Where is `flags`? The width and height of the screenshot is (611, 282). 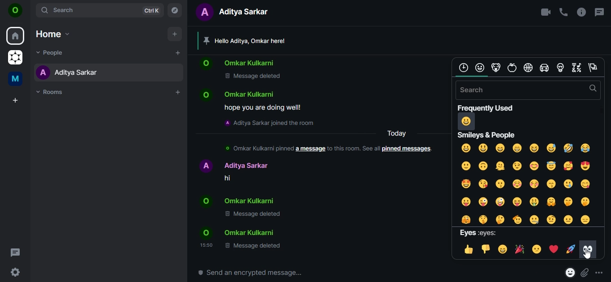 flags is located at coordinates (593, 68).